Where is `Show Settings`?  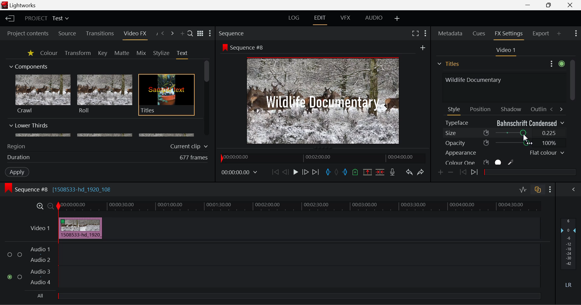 Show Settings is located at coordinates (210, 33).